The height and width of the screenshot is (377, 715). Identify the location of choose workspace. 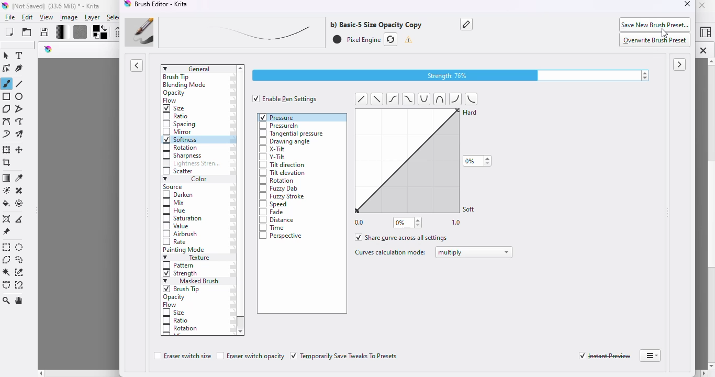
(705, 33).